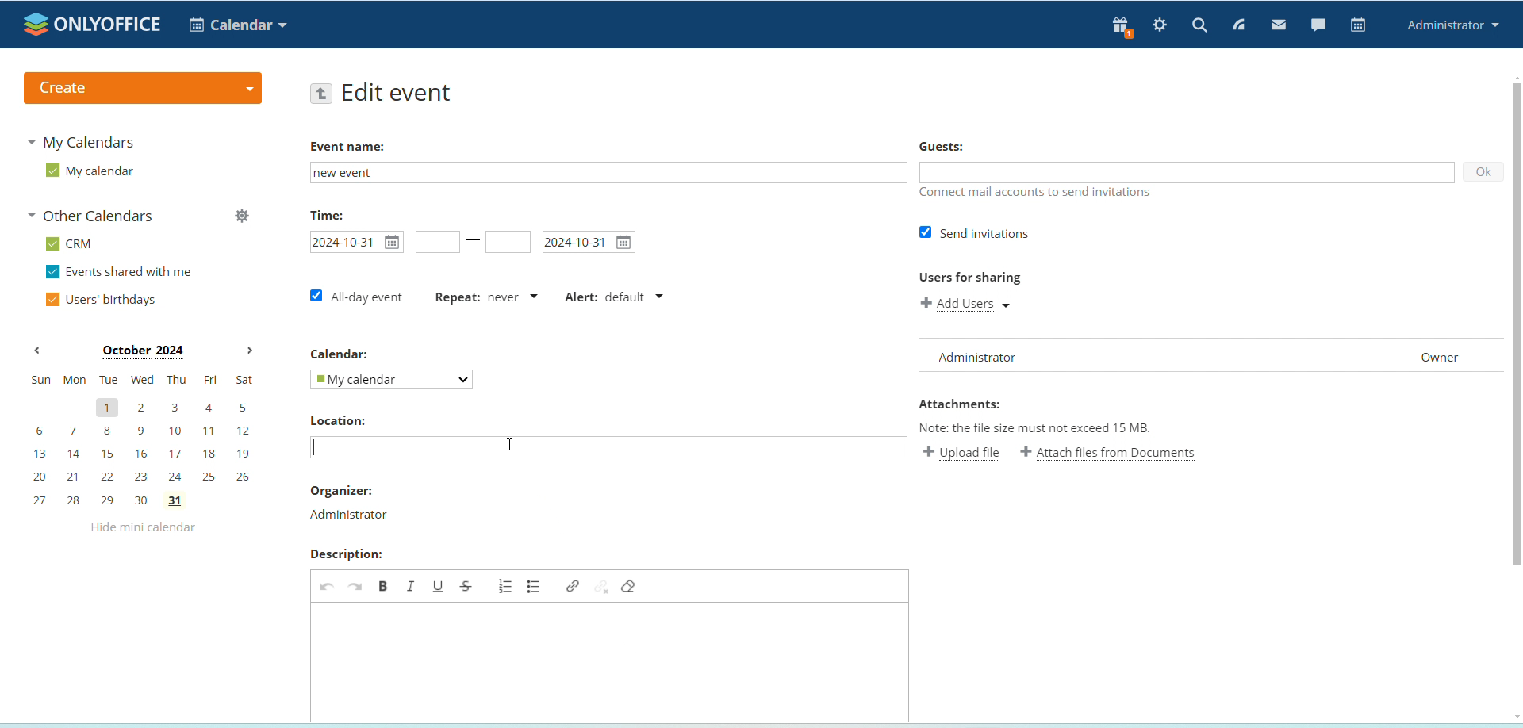 The width and height of the screenshot is (1523, 728). I want to click on connect mail accounts, so click(983, 193).